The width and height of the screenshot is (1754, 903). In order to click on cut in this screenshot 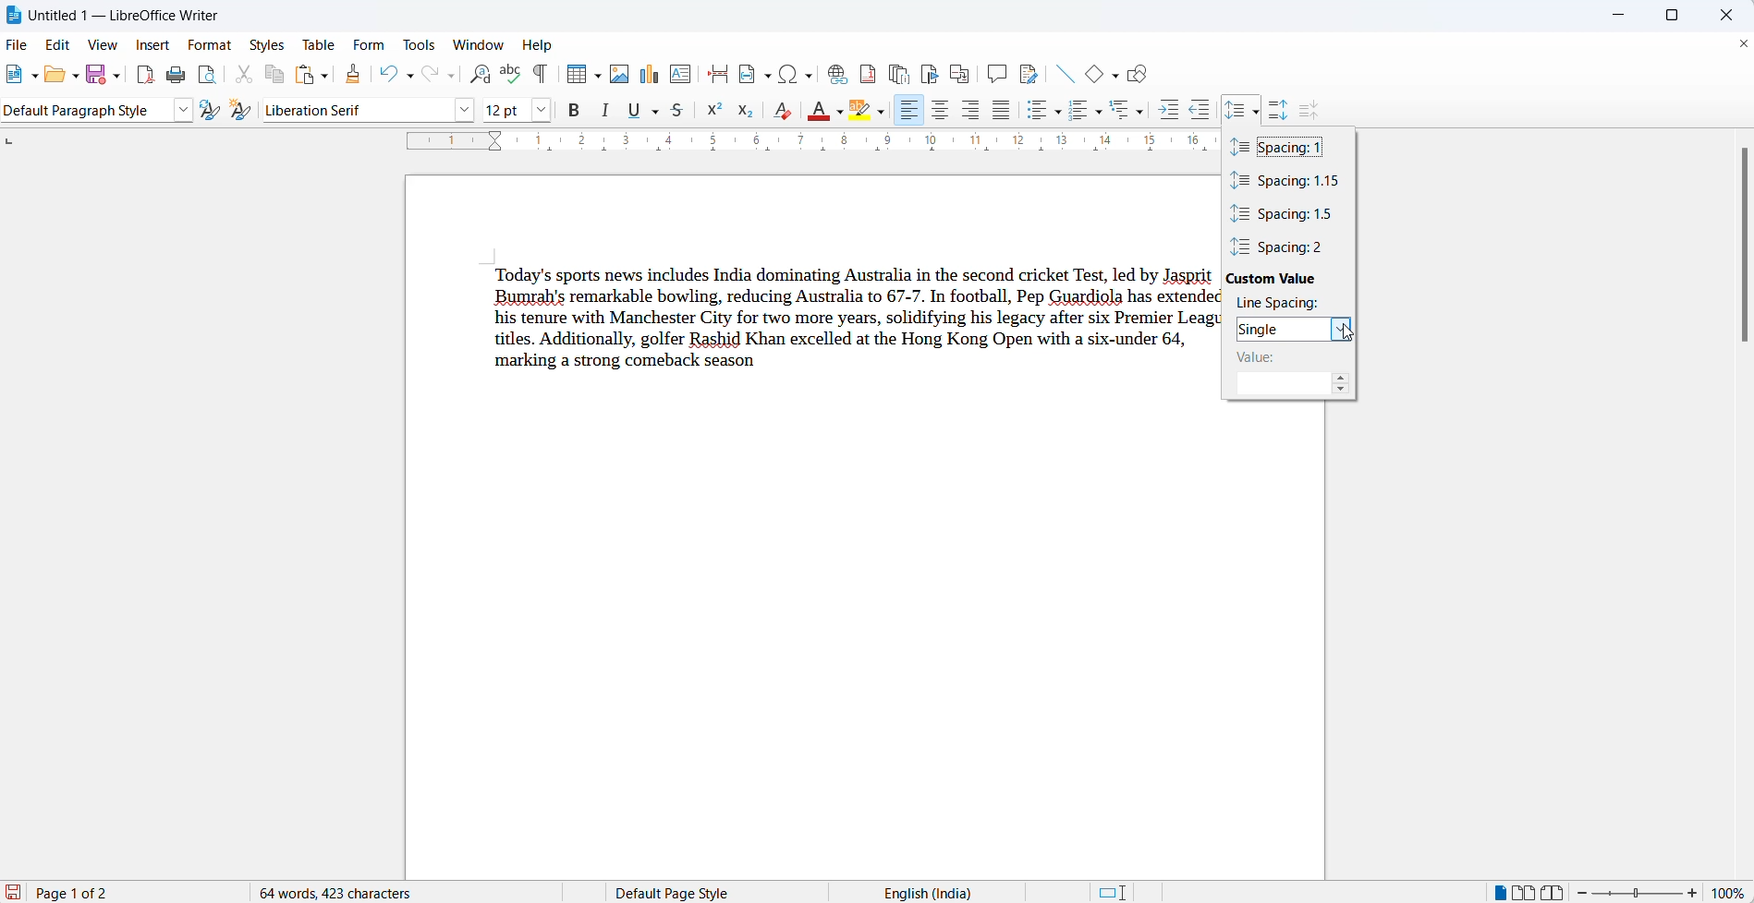, I will do `click(245, 74)`.